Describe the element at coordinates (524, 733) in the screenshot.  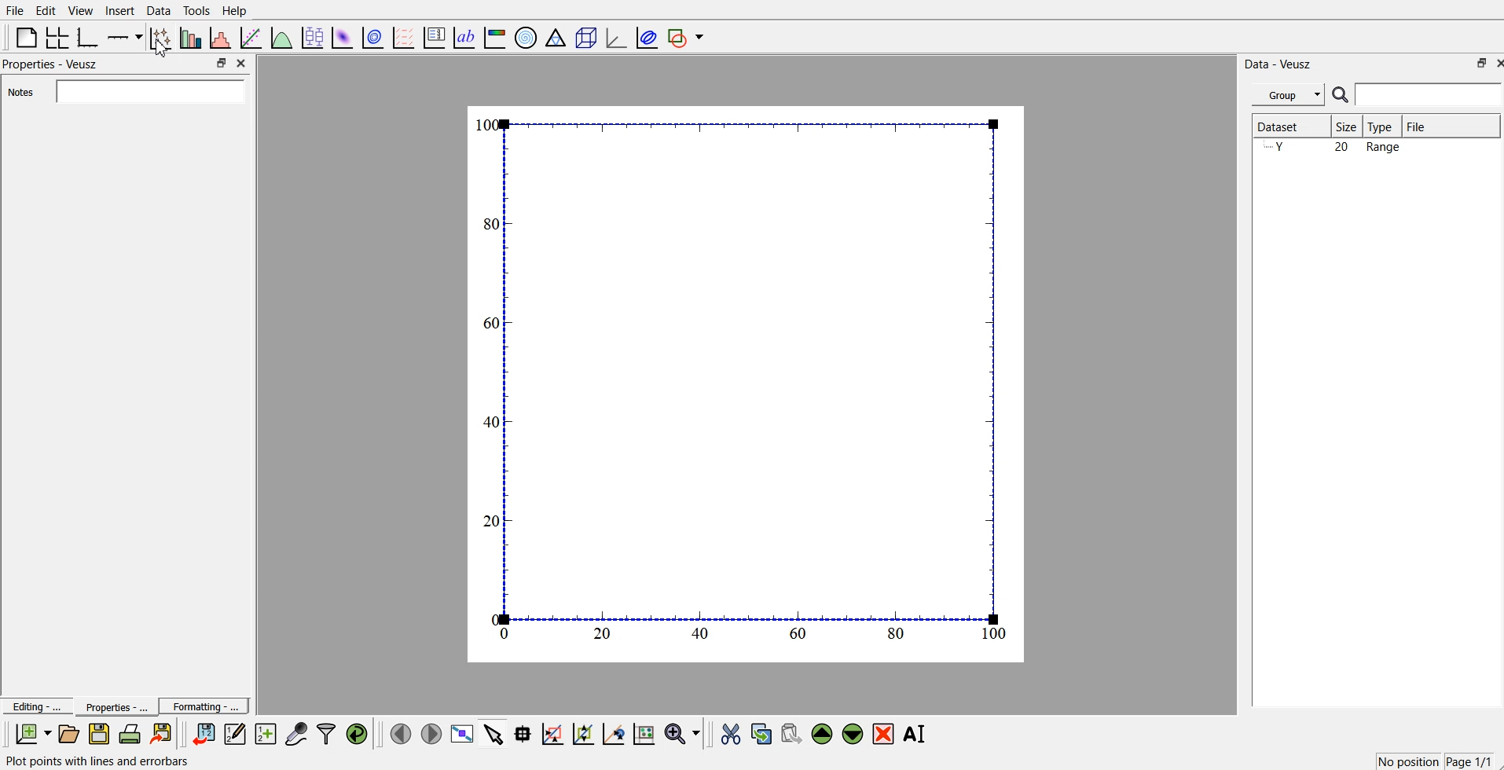
I see `read data point on the graph` at that location.